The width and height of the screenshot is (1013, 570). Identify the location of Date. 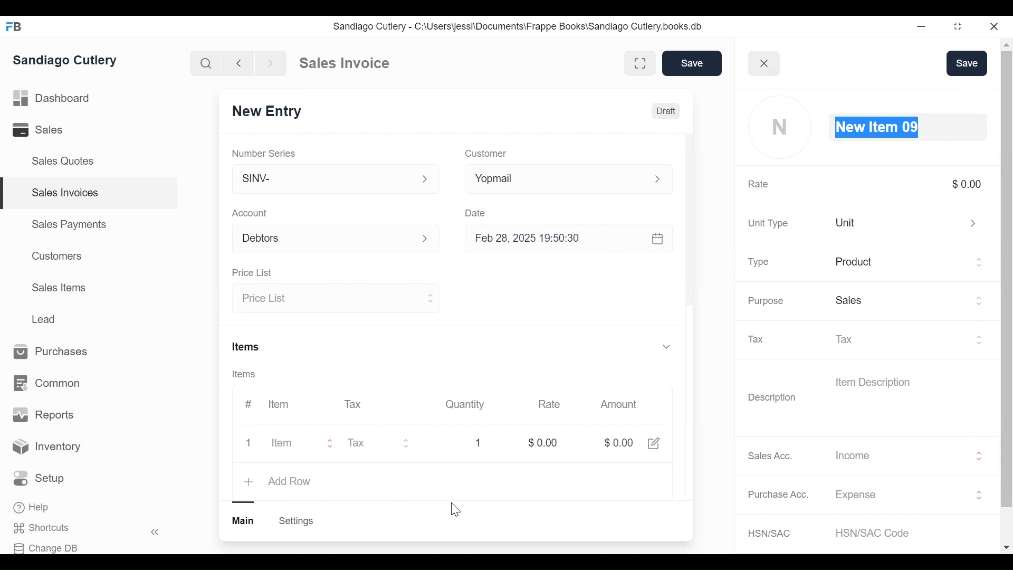
(477, 212).